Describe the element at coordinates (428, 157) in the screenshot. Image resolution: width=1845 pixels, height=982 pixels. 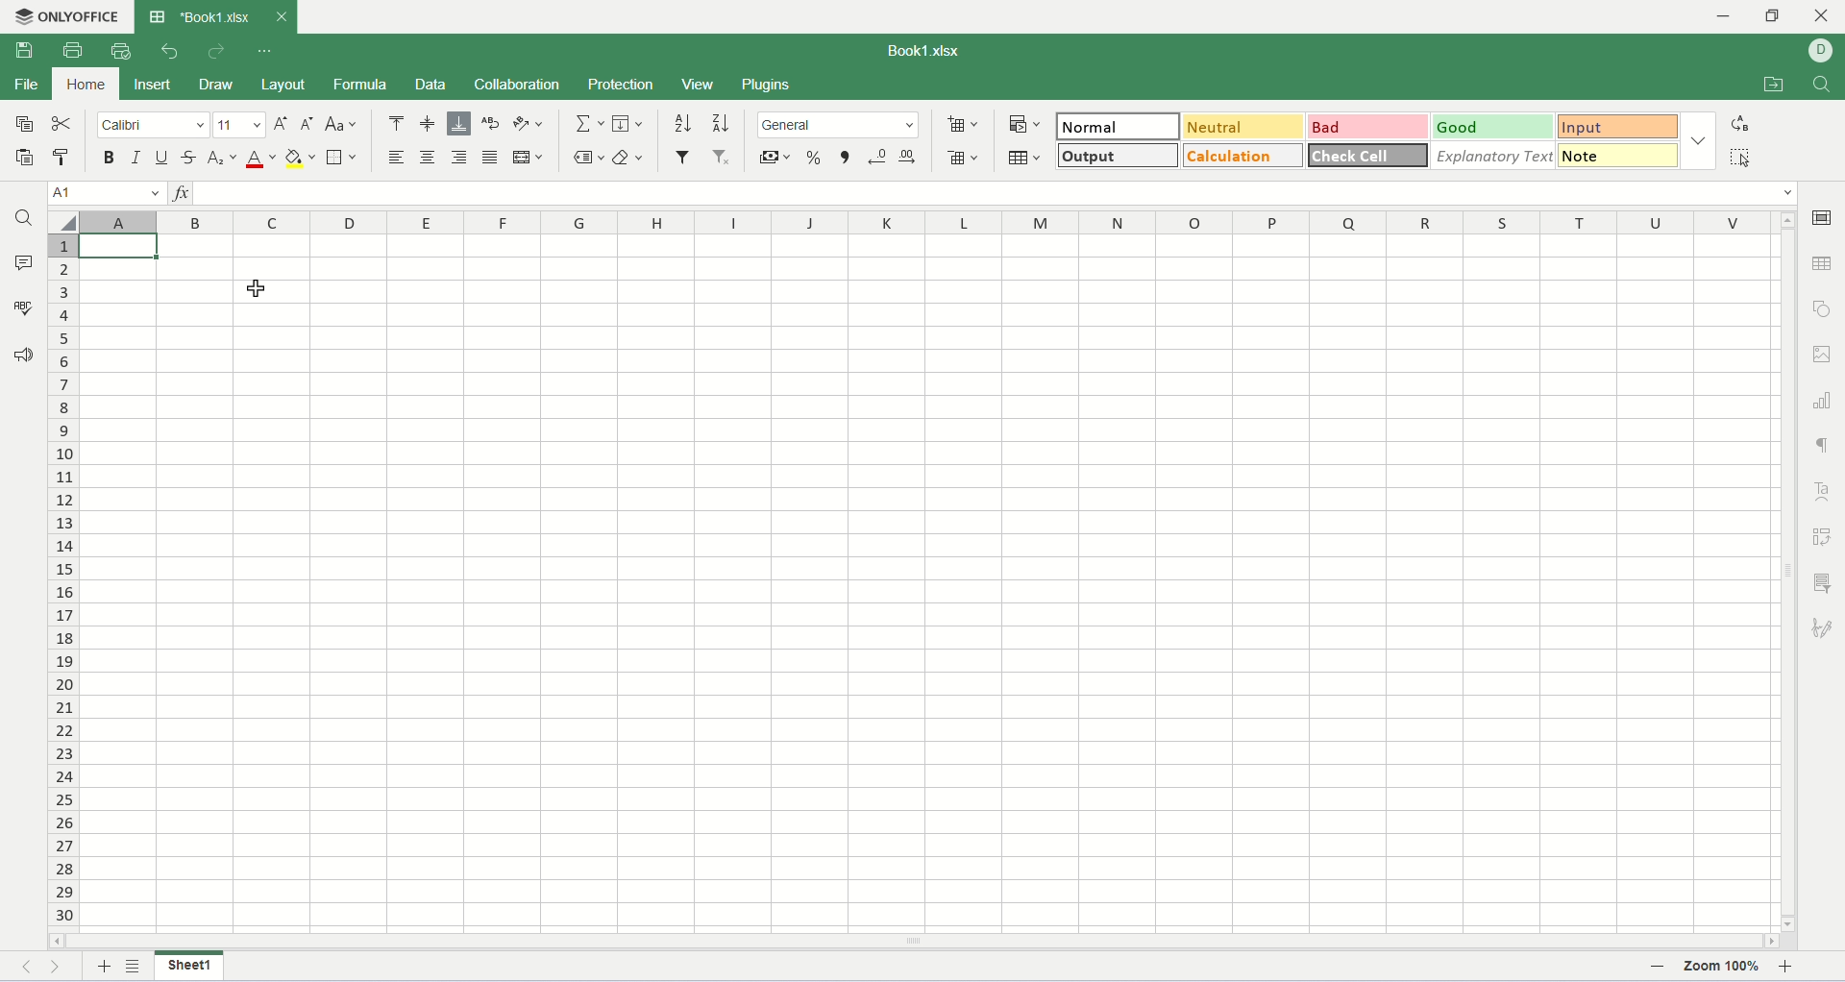
I see `align center` at that location.